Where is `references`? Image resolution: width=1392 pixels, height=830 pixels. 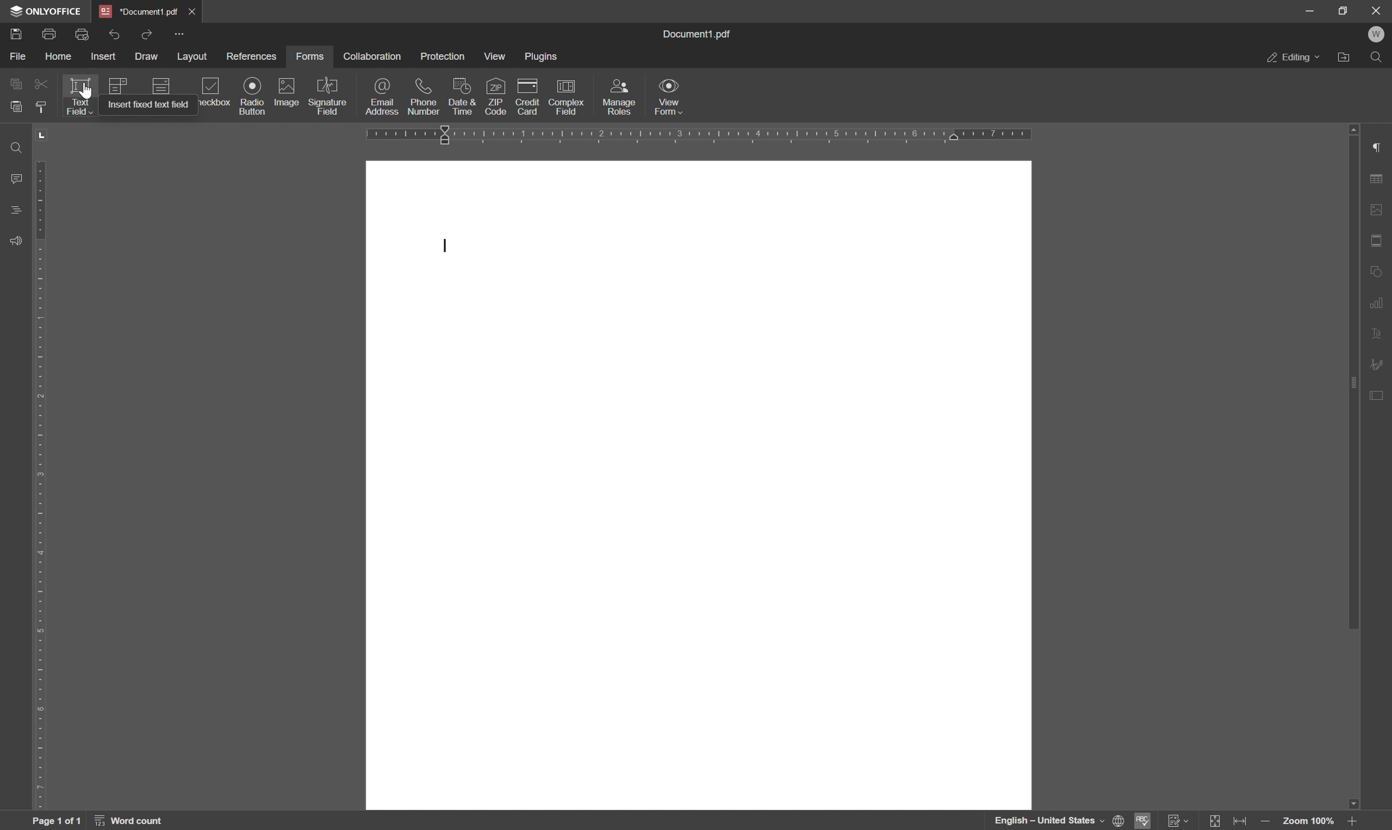 references is located at coordinates (252, 56).